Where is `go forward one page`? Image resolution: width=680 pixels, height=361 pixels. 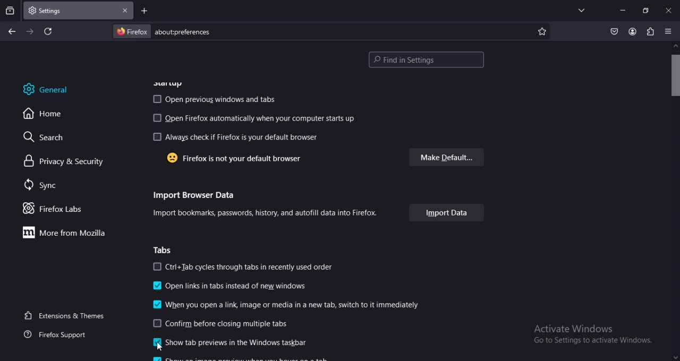 go forward one page is located at coordinates (30, 31).